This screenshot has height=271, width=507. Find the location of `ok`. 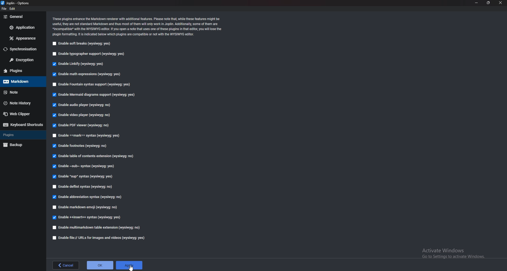

ok is located at coordinates (100, 265).